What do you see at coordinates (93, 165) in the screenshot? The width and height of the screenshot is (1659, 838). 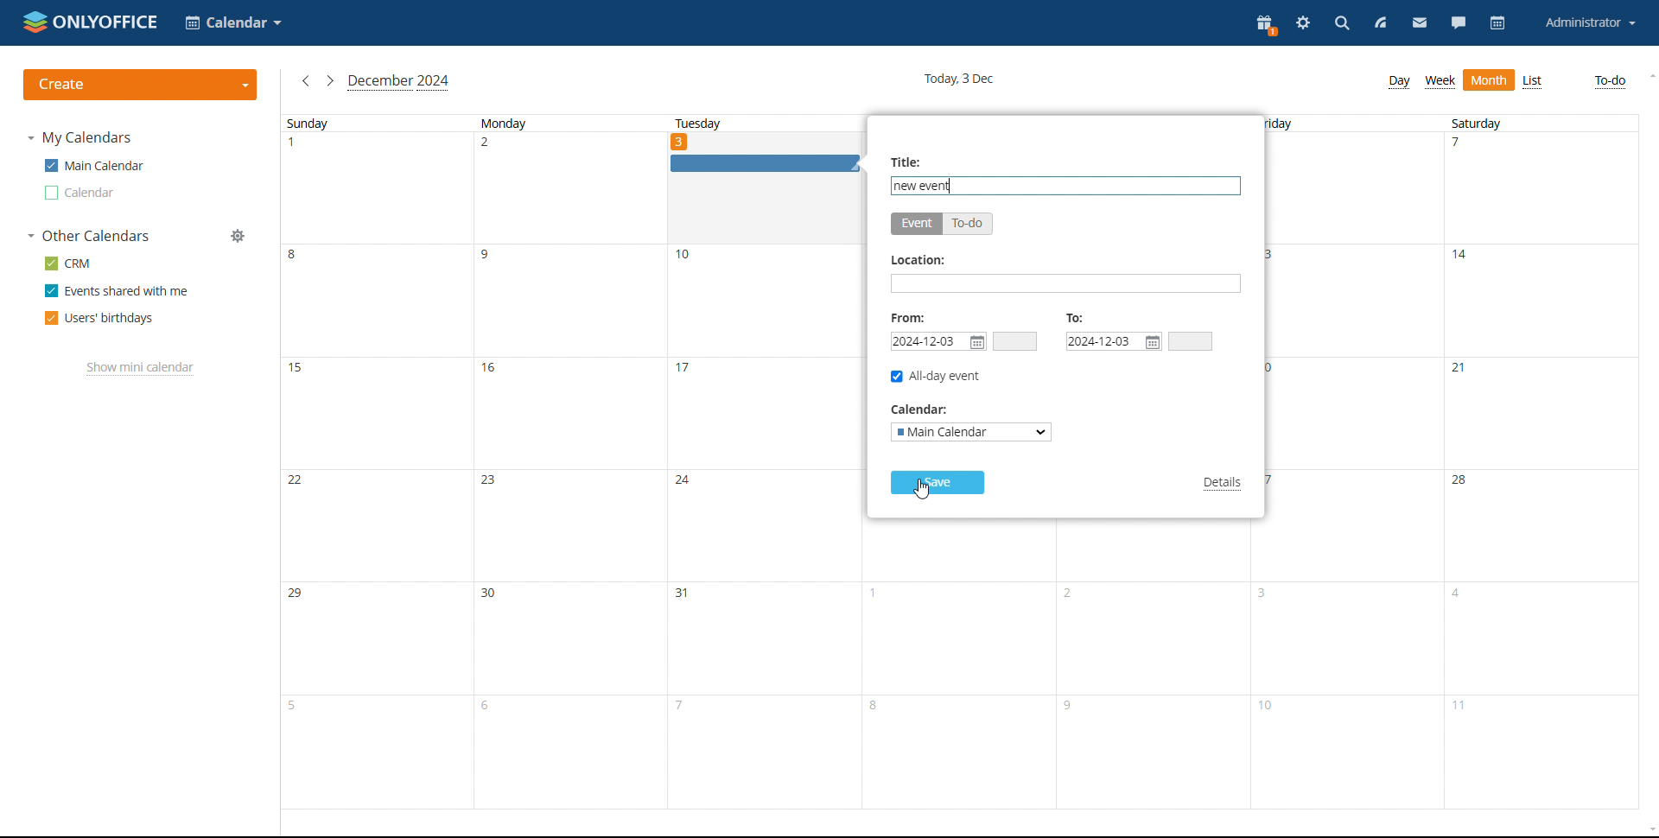 I see `main calendar` at bounding box center [93, 165].